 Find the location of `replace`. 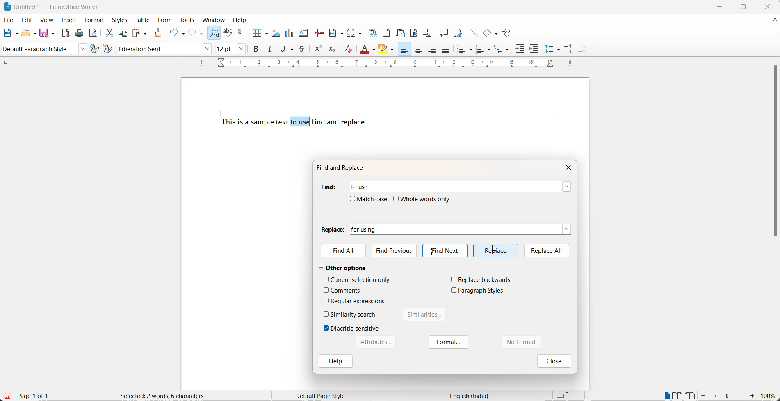

replace is located at coordinates (495, 250).